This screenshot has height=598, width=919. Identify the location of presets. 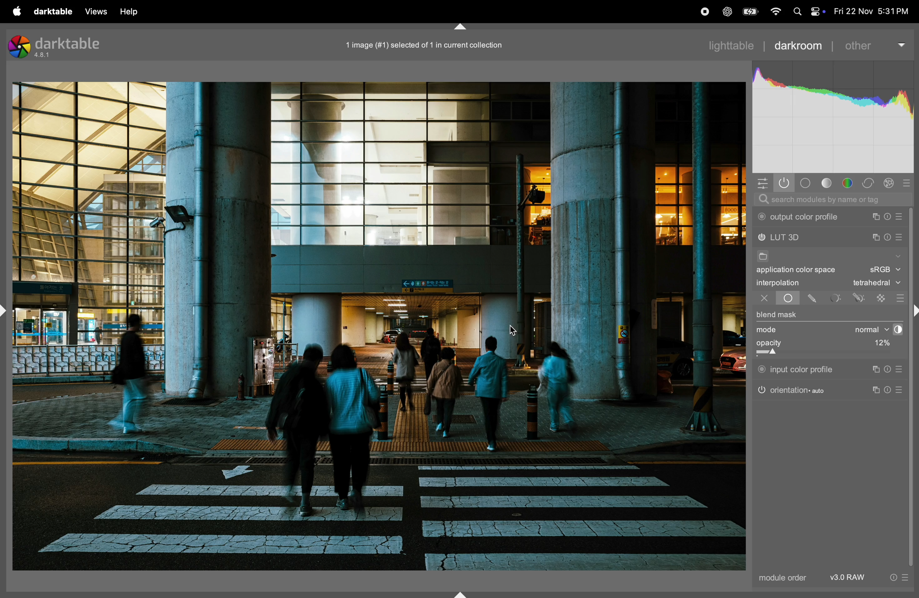
(901, 217).